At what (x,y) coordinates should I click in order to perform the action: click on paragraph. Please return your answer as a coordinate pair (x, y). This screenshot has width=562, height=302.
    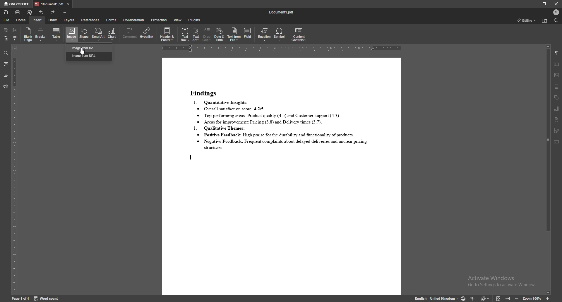
    Looking at the image, I should click on (557, 53).